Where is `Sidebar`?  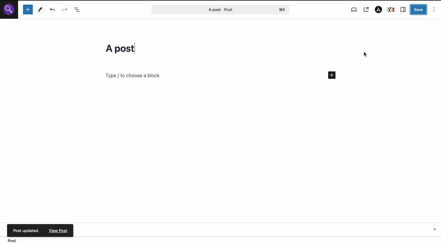 Sidebar is located at coordinates (403, 10).